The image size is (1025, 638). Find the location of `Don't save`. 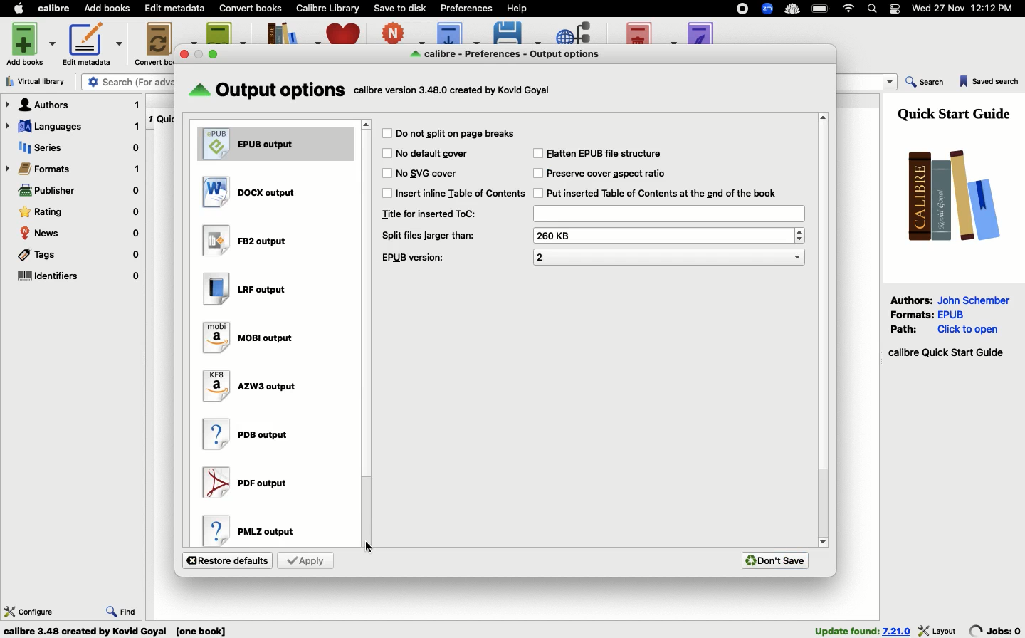

Don't save is located at coordinates (775, 560).